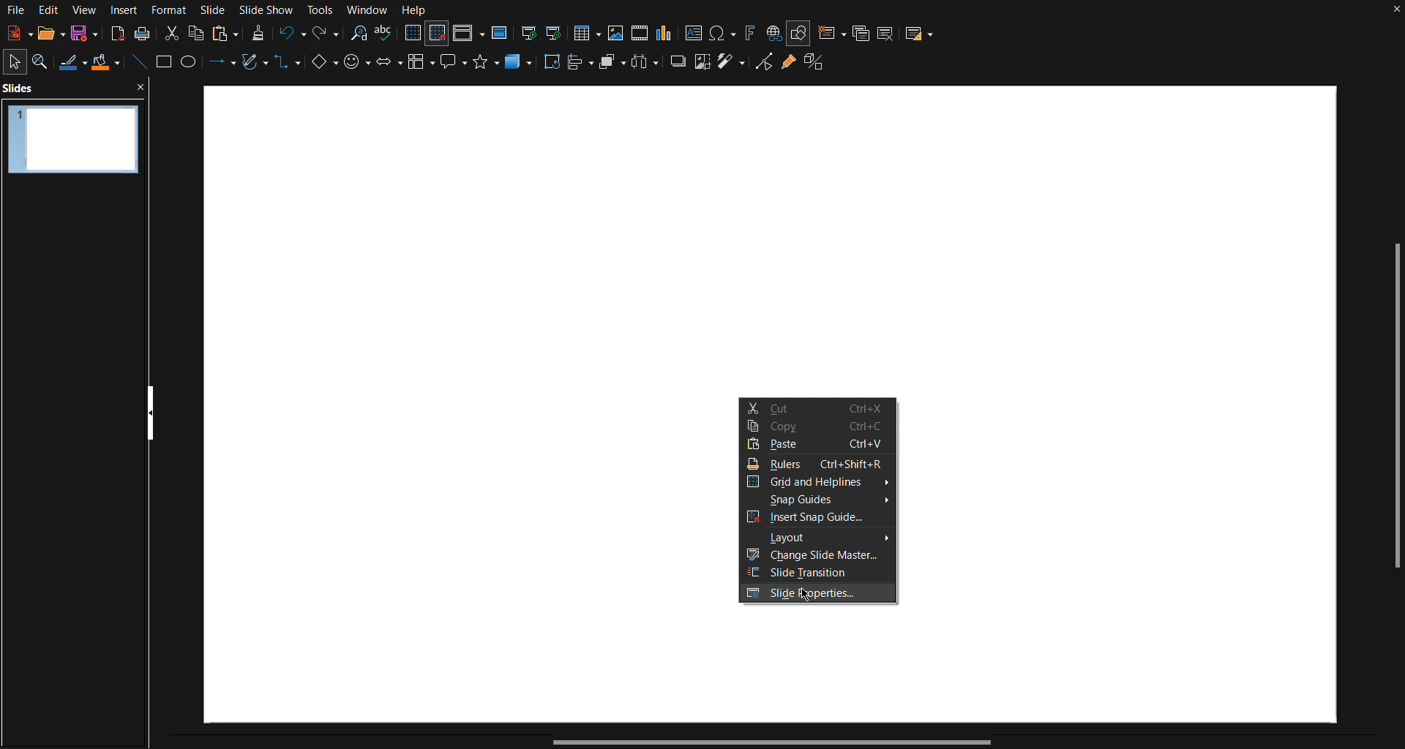 The width and height of the screenshot is (1405, 749). I want to click on Window, so click(367, 10).